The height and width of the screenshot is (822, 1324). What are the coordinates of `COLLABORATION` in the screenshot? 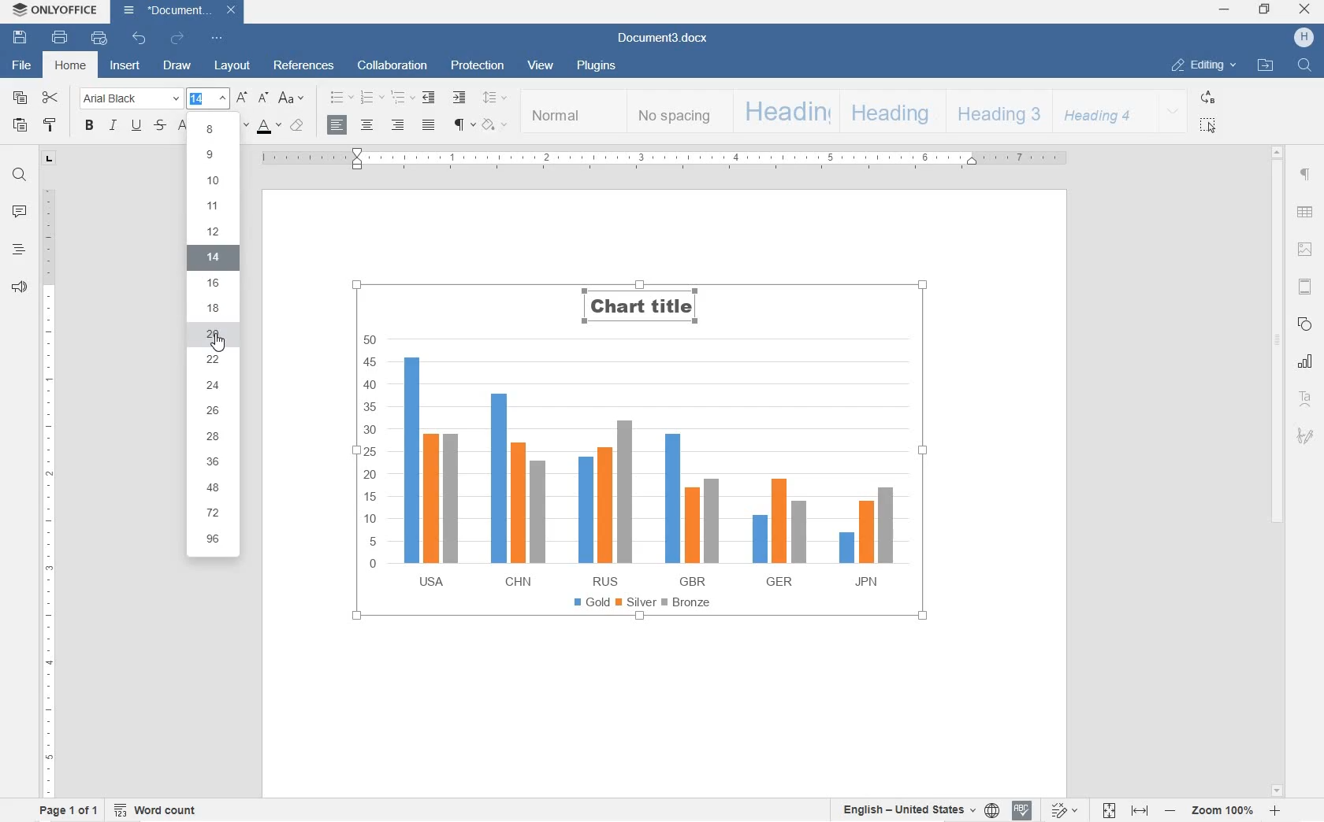 It's located at (391, 66).